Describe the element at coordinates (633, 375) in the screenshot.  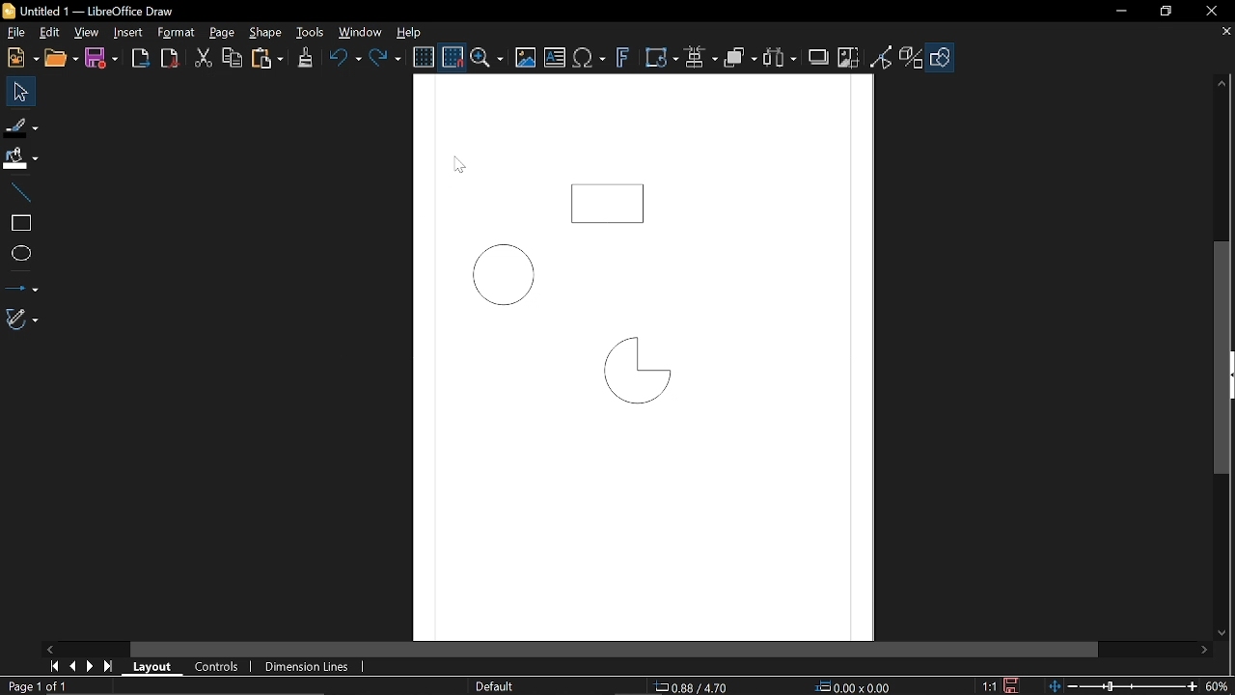
I see `Quarter Circle` at that location.